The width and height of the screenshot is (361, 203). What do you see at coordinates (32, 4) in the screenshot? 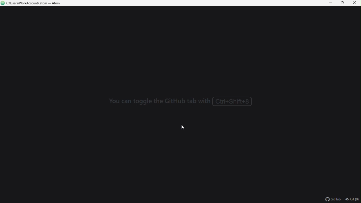
I see `file name and file path` at bounding box center [32, 4].